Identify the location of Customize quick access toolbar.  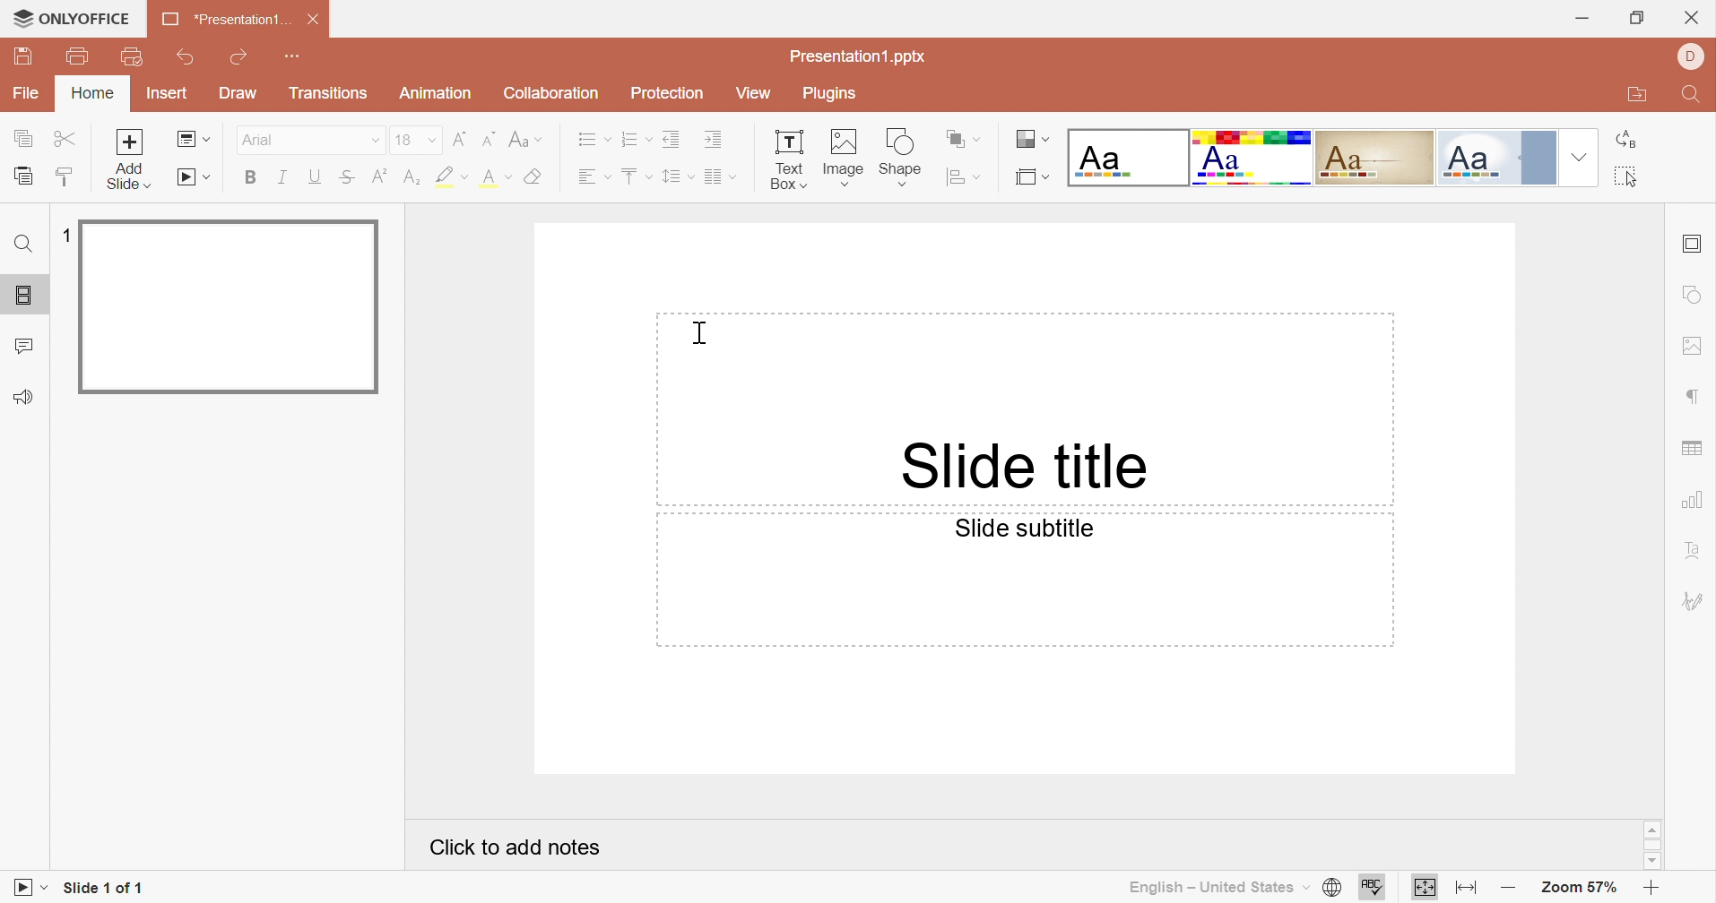
(297, 56).